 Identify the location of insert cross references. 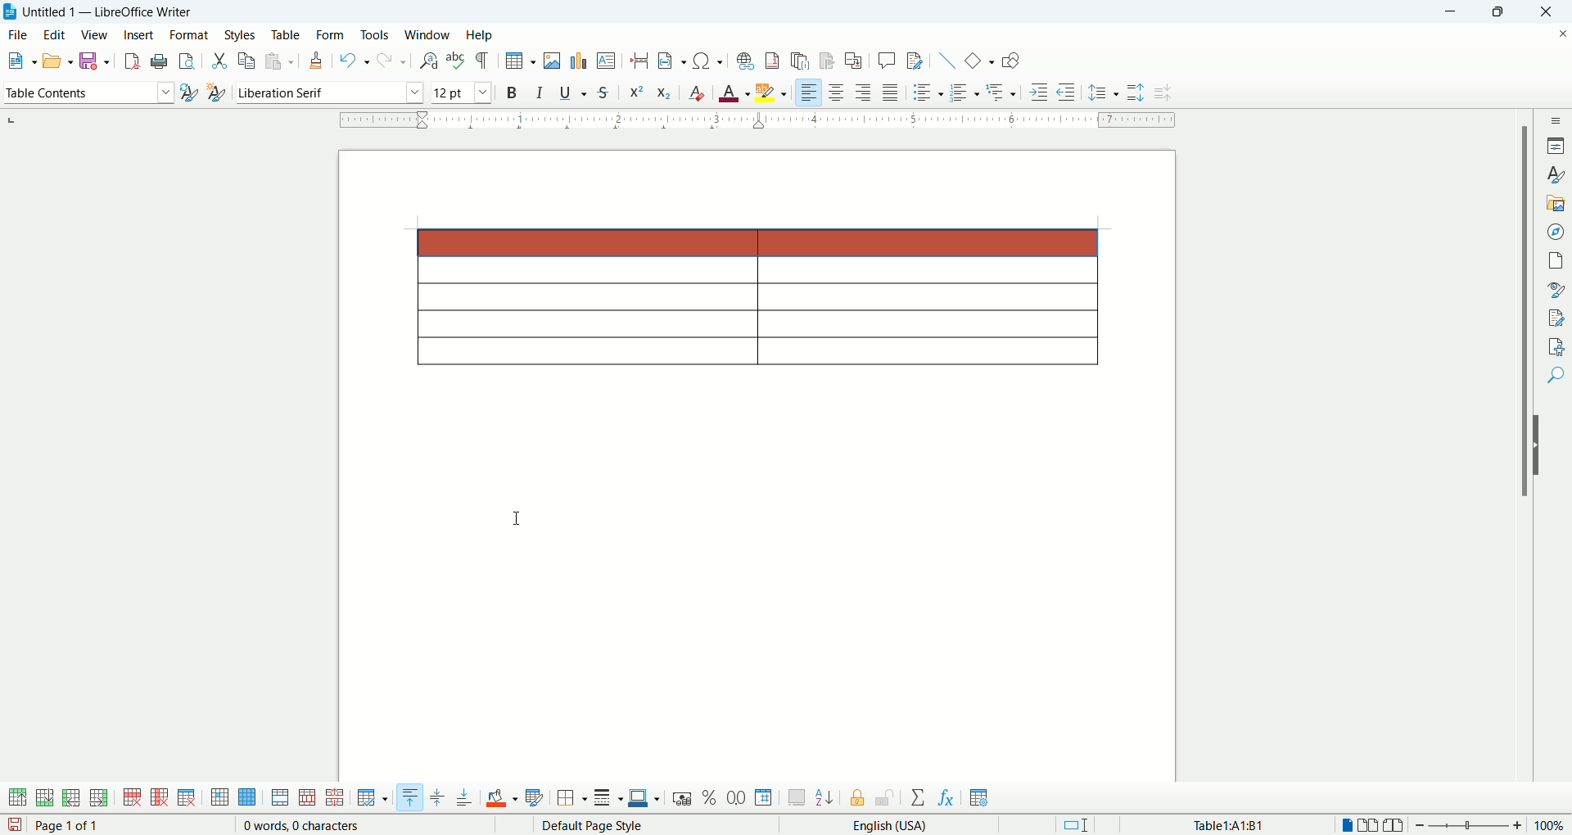
(856, 61).